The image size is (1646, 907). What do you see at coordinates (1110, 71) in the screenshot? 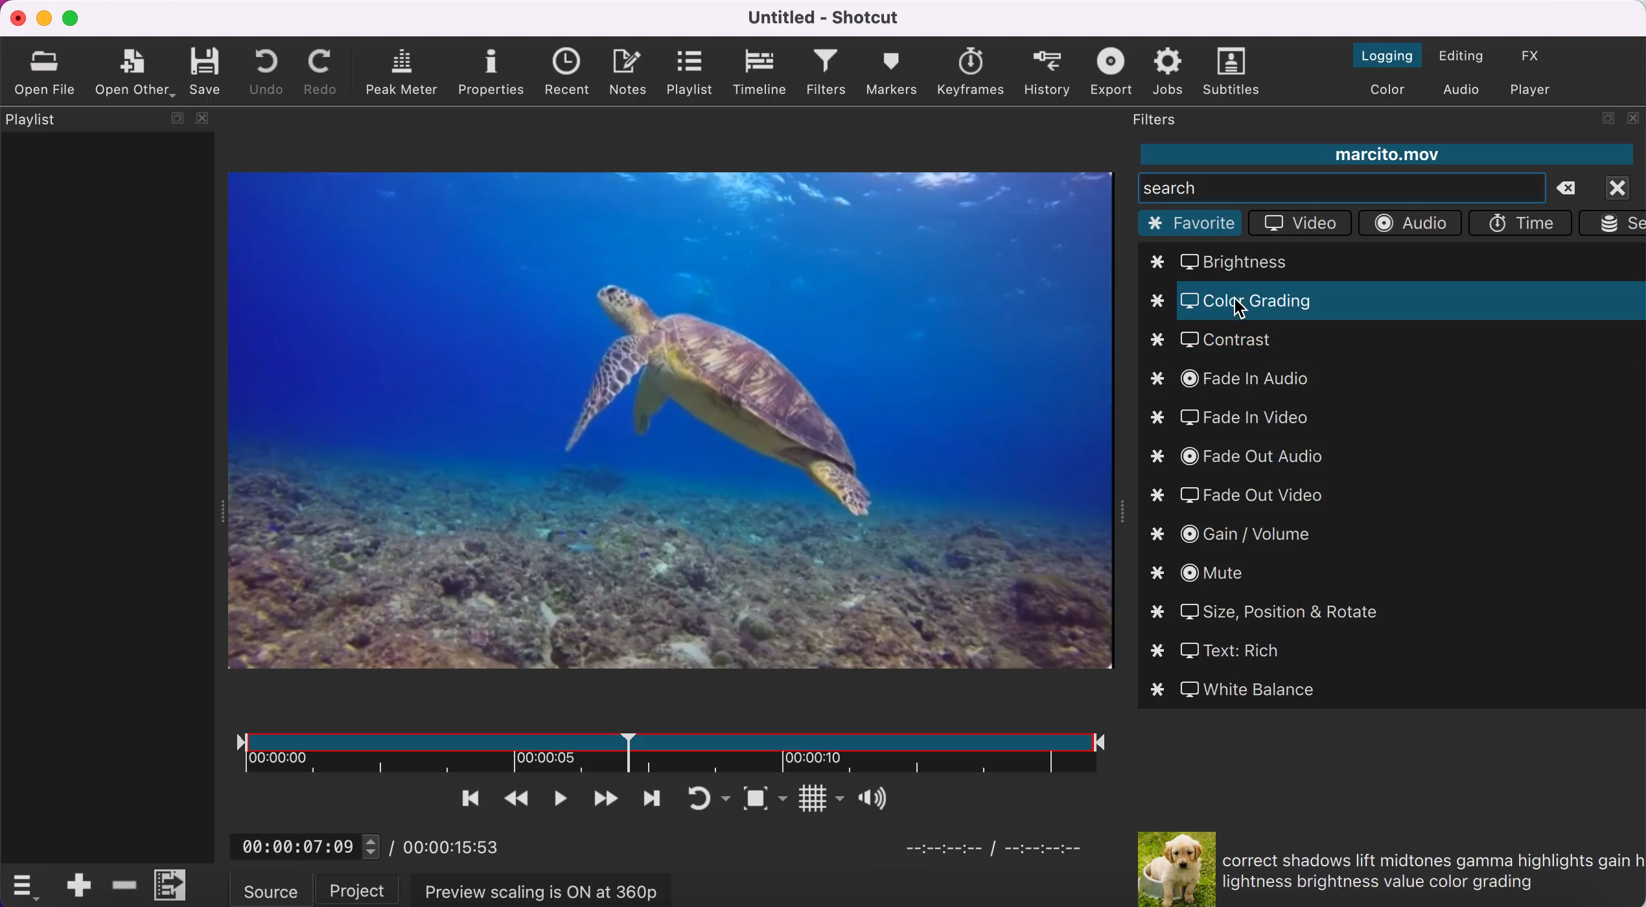
I see `export` at bounding box center [1110, 71].